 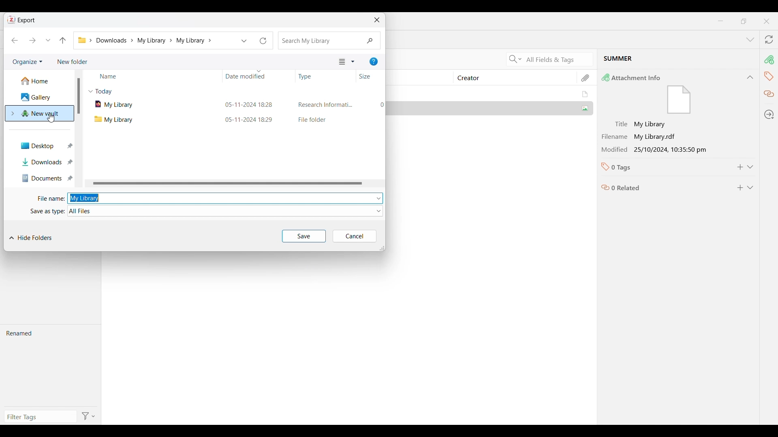 I want to click on My library, so click(x=219, y=198).